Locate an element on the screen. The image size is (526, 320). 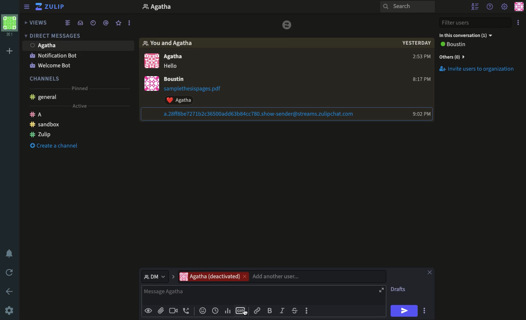
time is located at coordinates (419, 57).